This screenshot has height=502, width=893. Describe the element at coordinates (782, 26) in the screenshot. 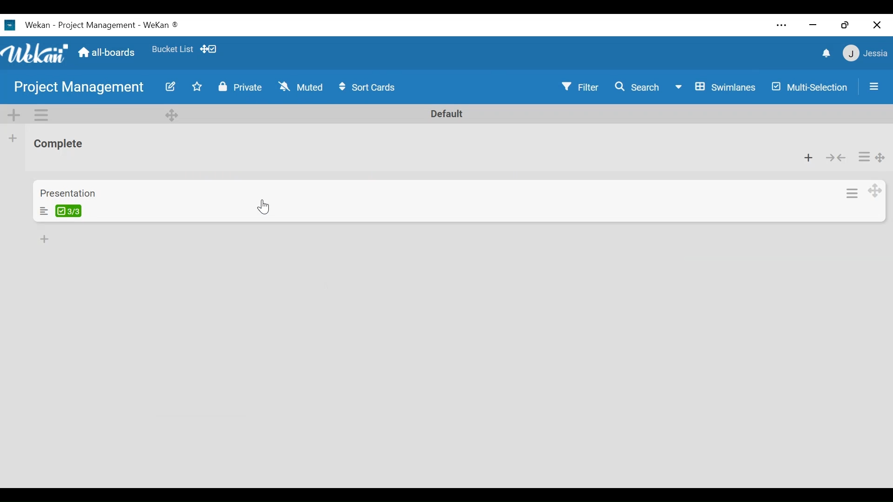

I see `Settings and more` at that location.